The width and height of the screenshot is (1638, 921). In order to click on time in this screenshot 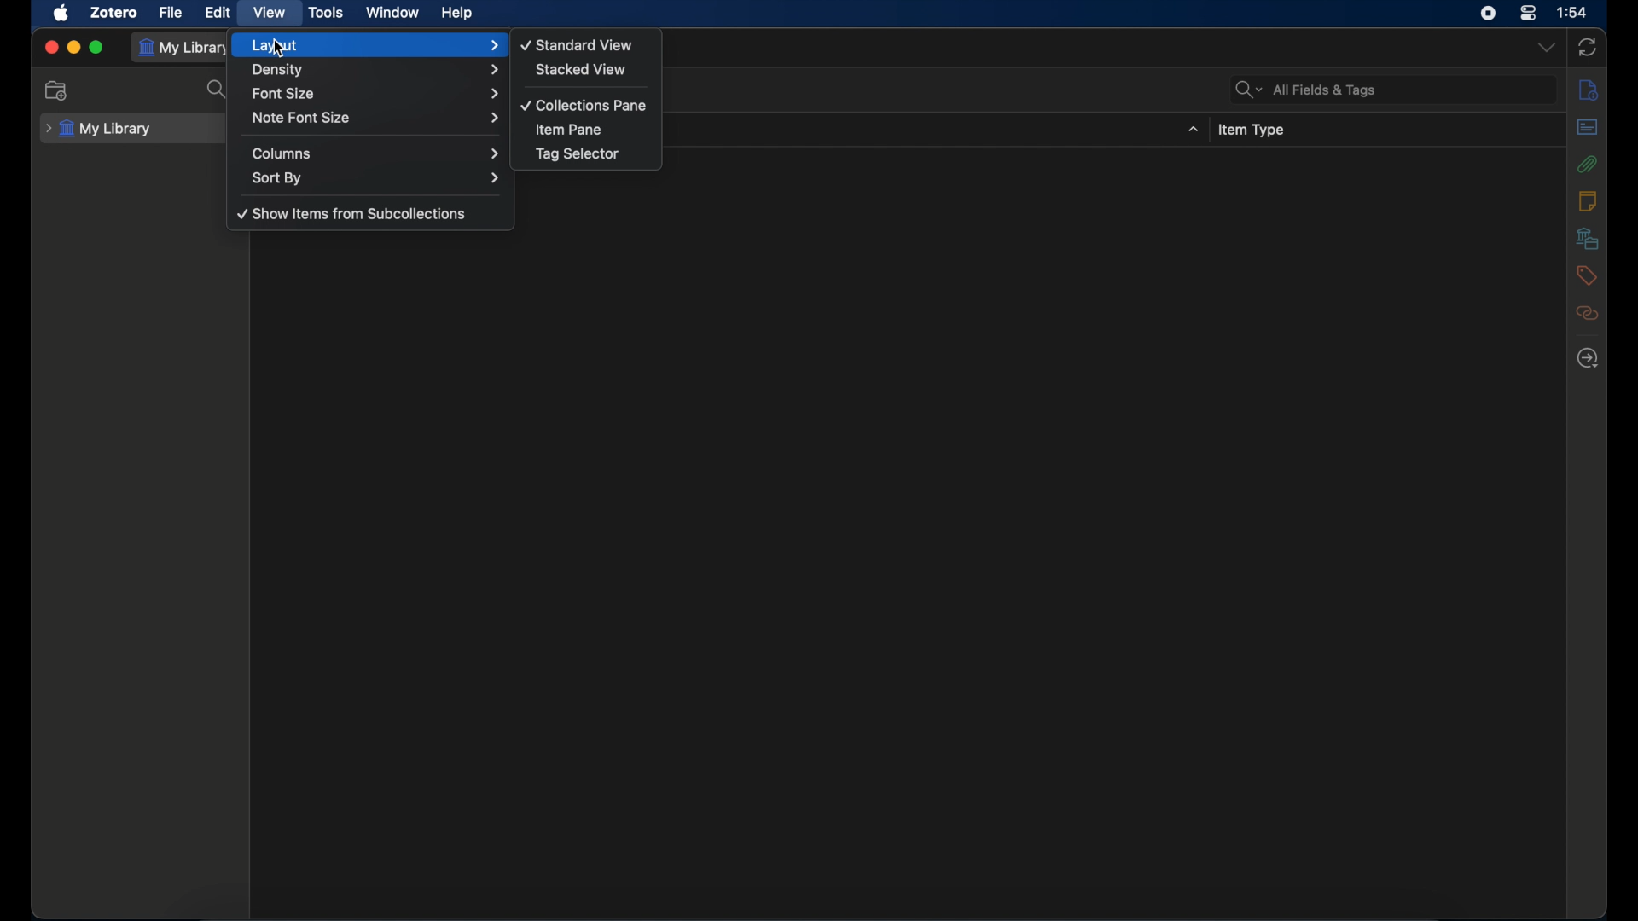, I will do `click(1573, 13)`.